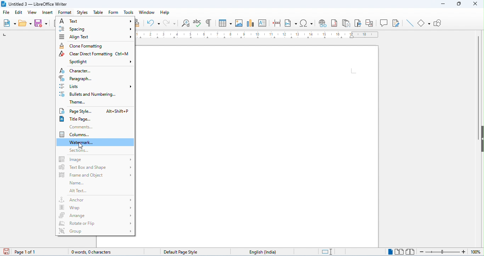 The width and height of the screenshot is (484, 256). What do you see at coordinates (113, 13) in the screenshot?
I see `form` at bounding box center [113, 13].